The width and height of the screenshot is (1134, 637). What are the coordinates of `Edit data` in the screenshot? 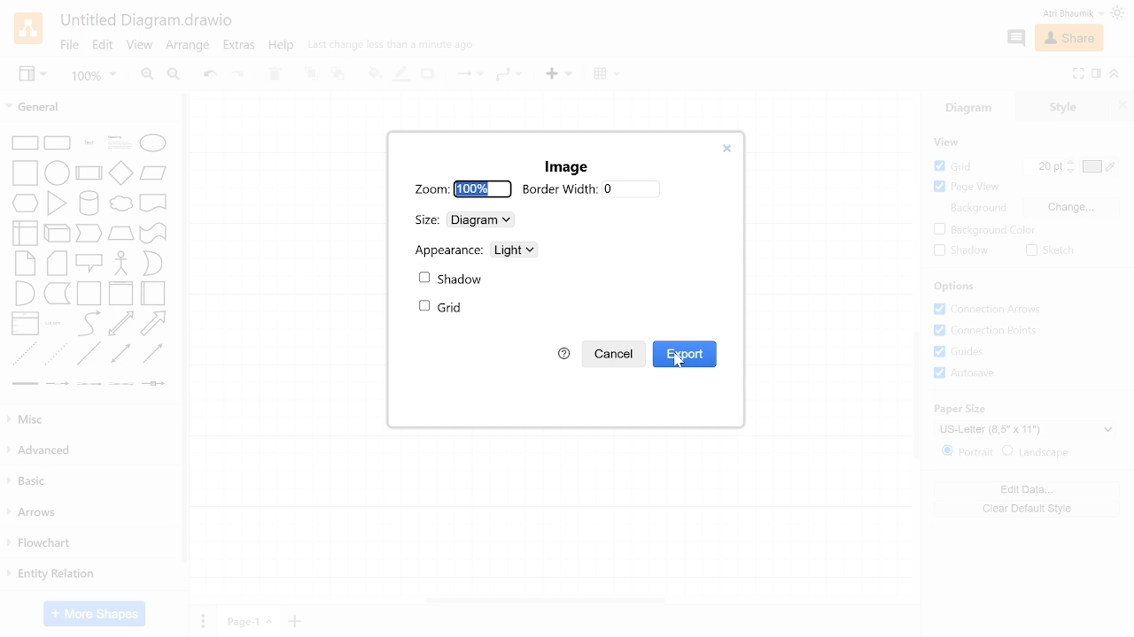 It's located at (1023, 487).